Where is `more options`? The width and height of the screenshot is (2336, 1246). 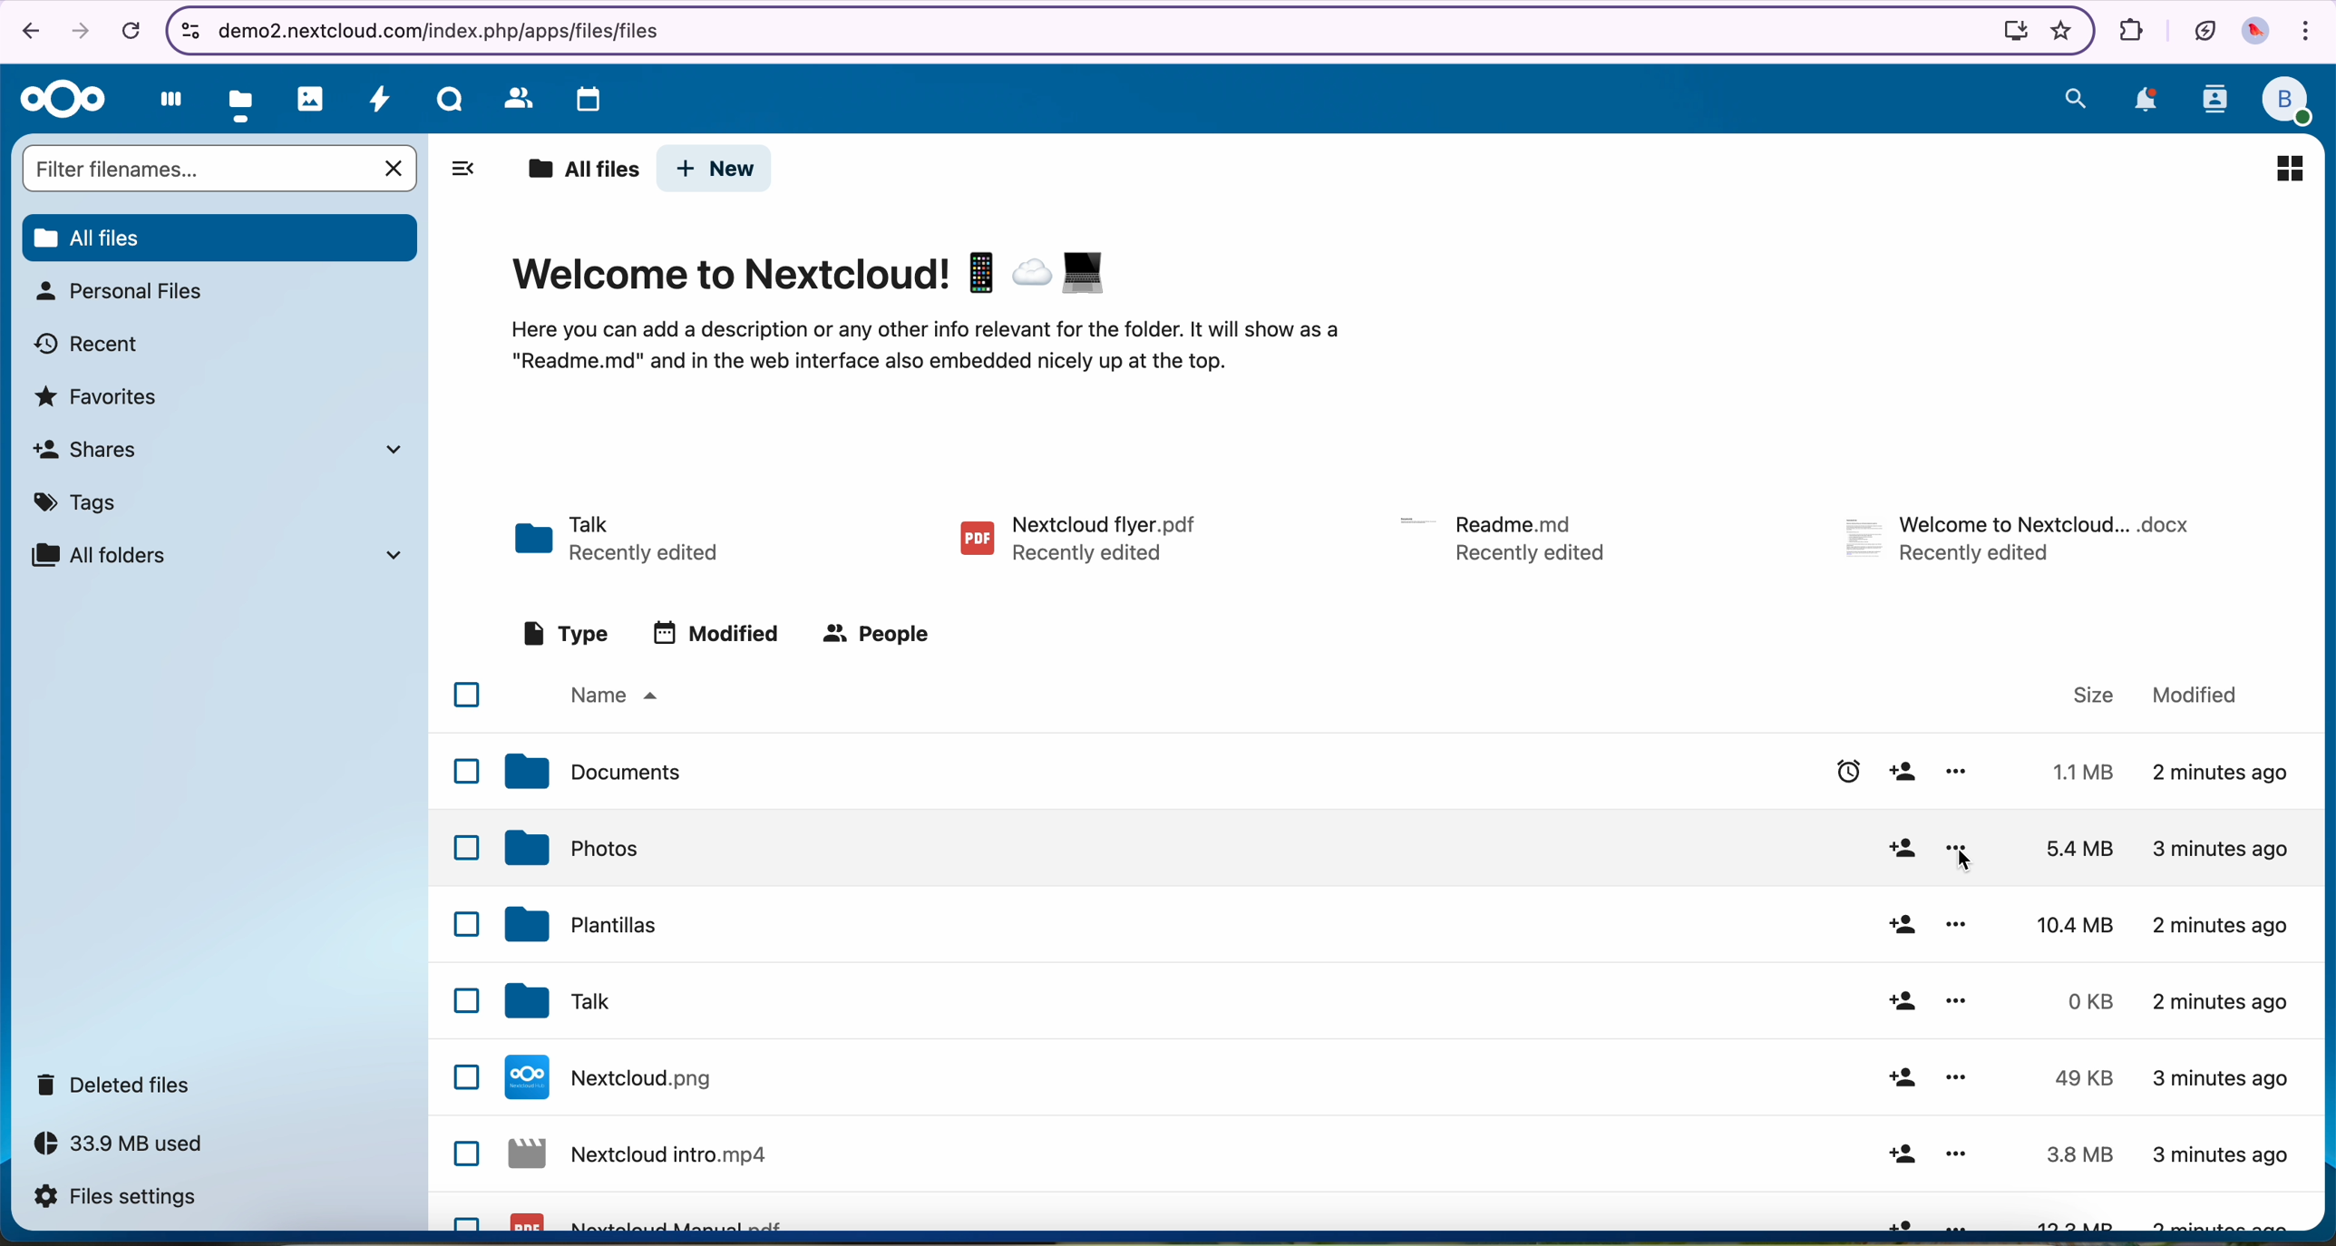
more options is located at coordinates (1956, 1158).